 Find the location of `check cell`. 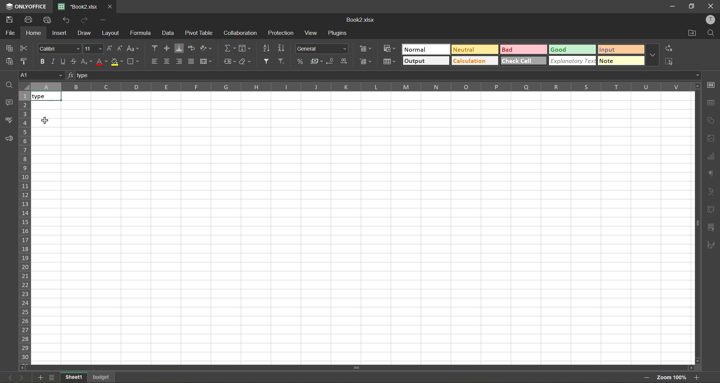

check cell is located at coordinates (524, 61).